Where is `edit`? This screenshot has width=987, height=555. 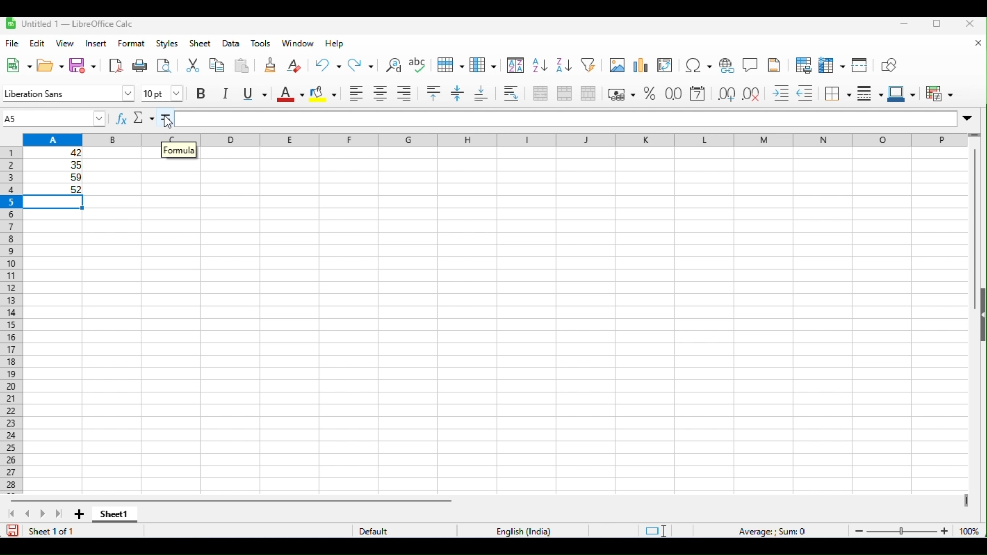
edit is located at coordinates (38, 44).